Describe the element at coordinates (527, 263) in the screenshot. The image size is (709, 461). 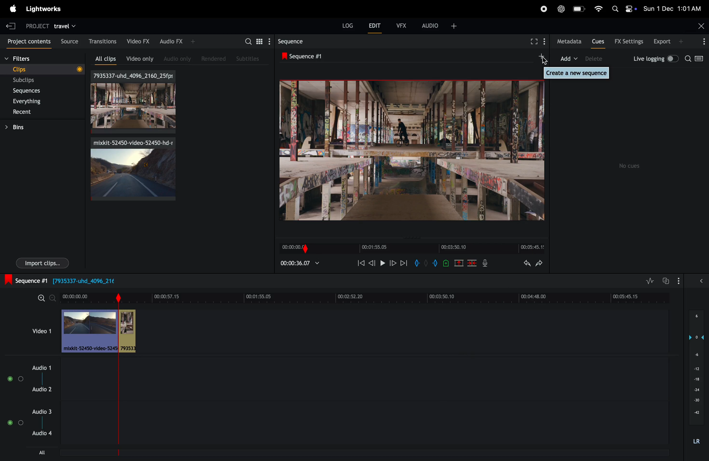
I see `undo` at that location.